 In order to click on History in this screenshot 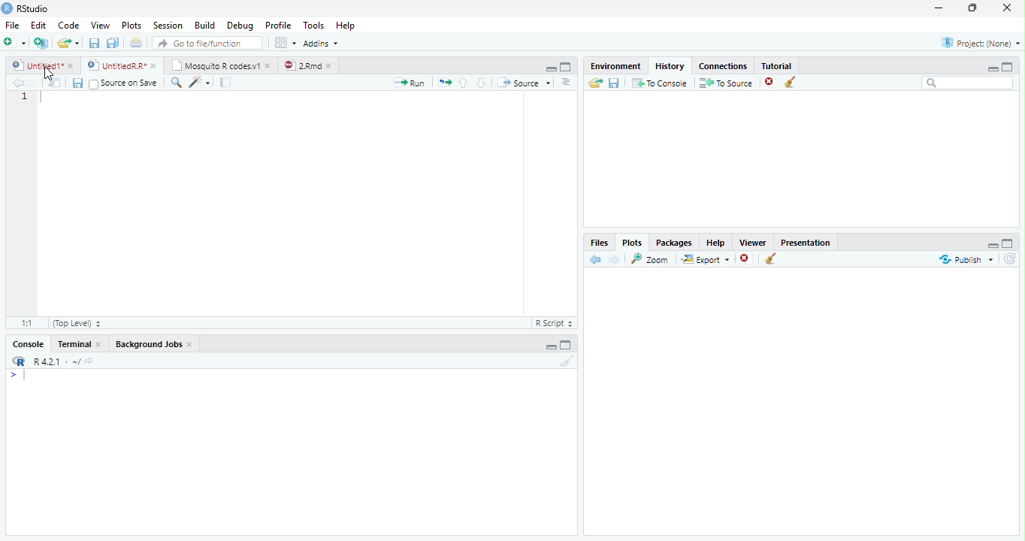, I will do `click(669, 65)`.